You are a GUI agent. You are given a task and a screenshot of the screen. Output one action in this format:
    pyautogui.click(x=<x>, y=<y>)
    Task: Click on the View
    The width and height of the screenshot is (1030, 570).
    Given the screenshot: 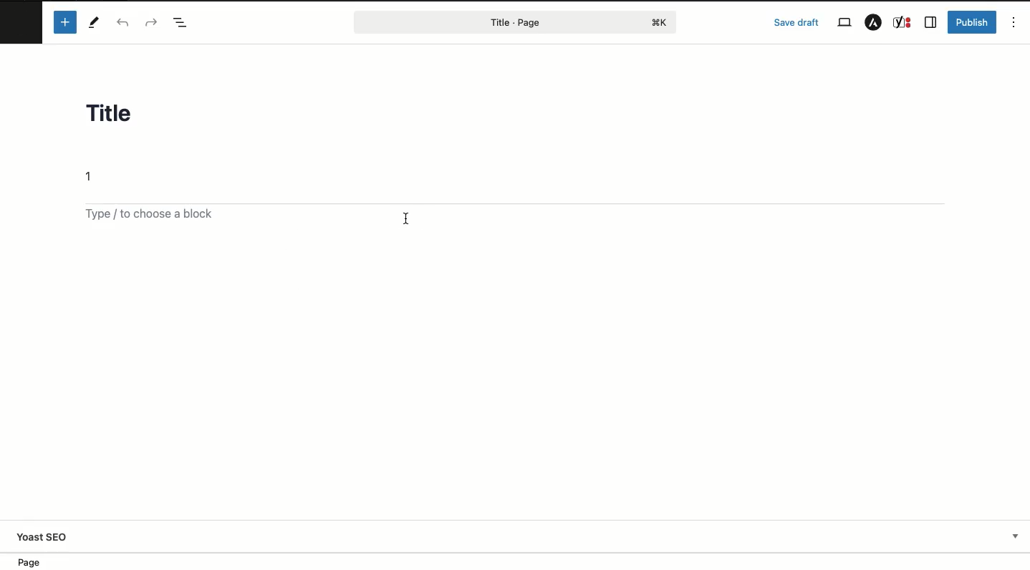 What is the action you would take?
    pyautogui.click(x=844, y=23)
    